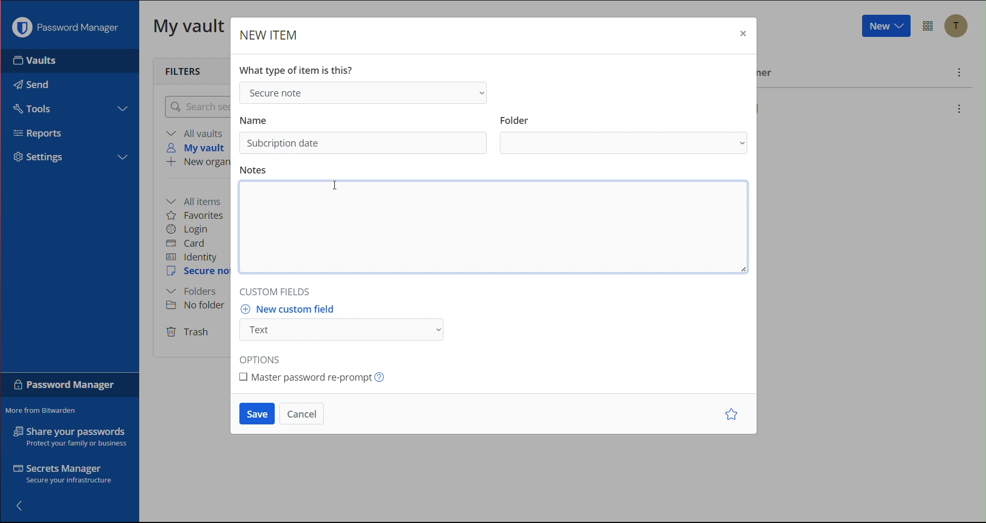  Describe the element at coordinates (499, 229) in the screenshot. I see `Notes` at that location.